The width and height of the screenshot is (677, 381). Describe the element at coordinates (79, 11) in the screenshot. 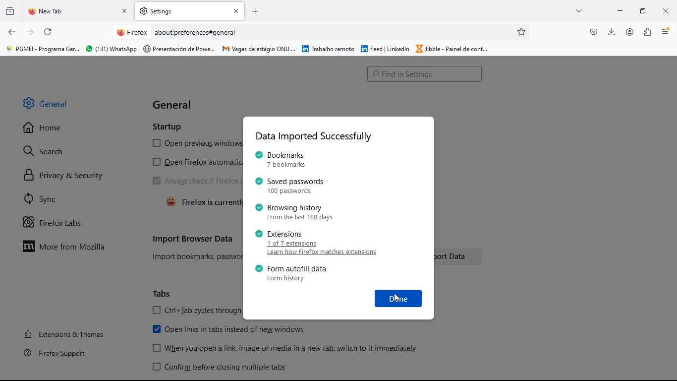

I see `tab` at that location.